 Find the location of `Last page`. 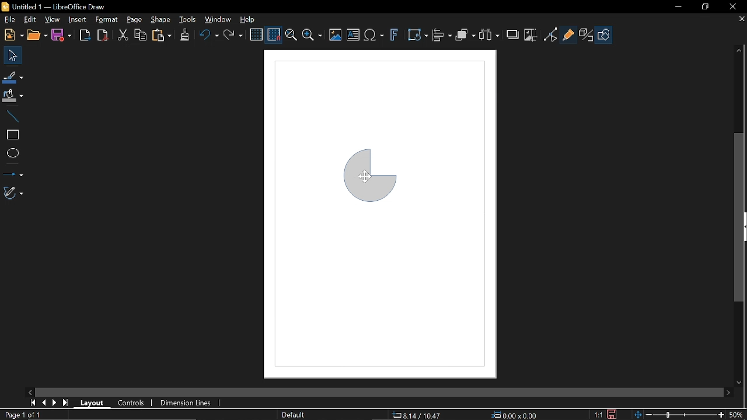

Last page is located at coordinates (65, 403).